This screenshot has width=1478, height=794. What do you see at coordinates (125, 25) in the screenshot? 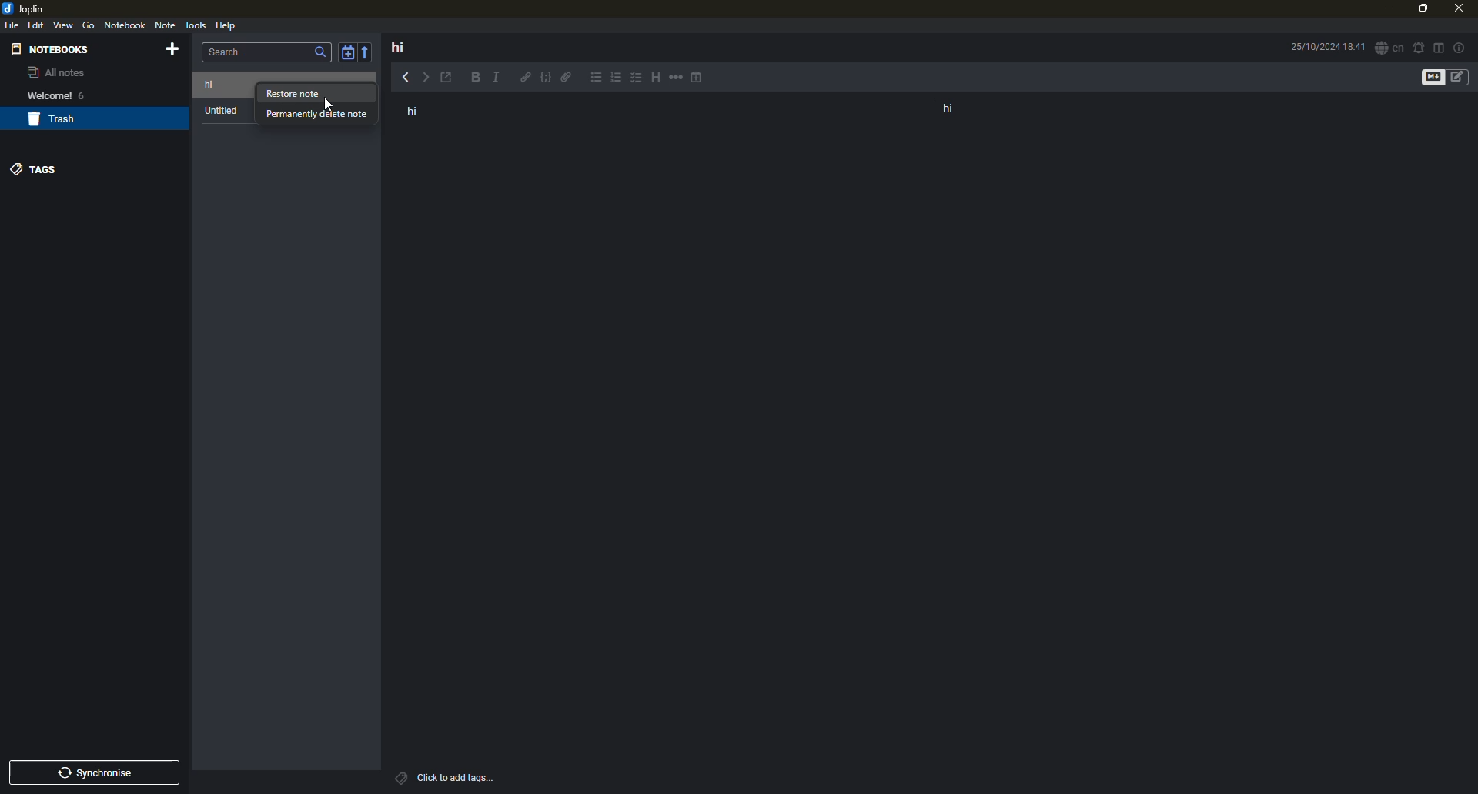
I see `notebook` at bounding box center [125, 25].